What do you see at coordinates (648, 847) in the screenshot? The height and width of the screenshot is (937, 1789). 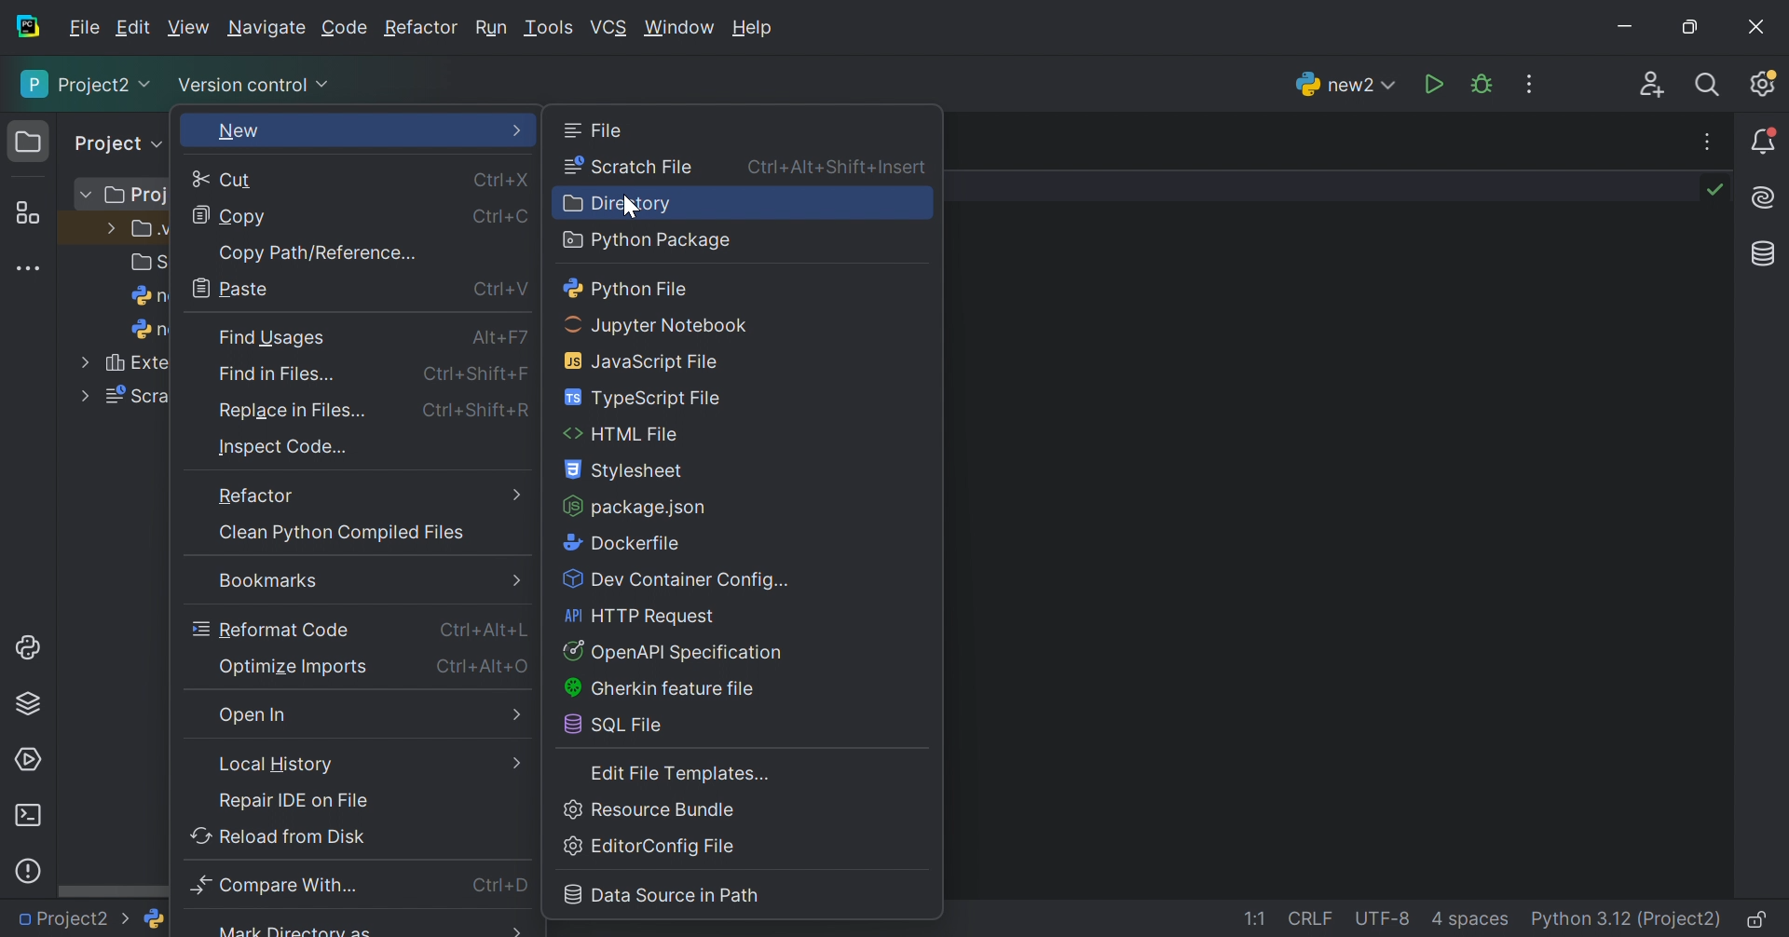 I see `EditorConfig File` at bounding box center [648, 847].